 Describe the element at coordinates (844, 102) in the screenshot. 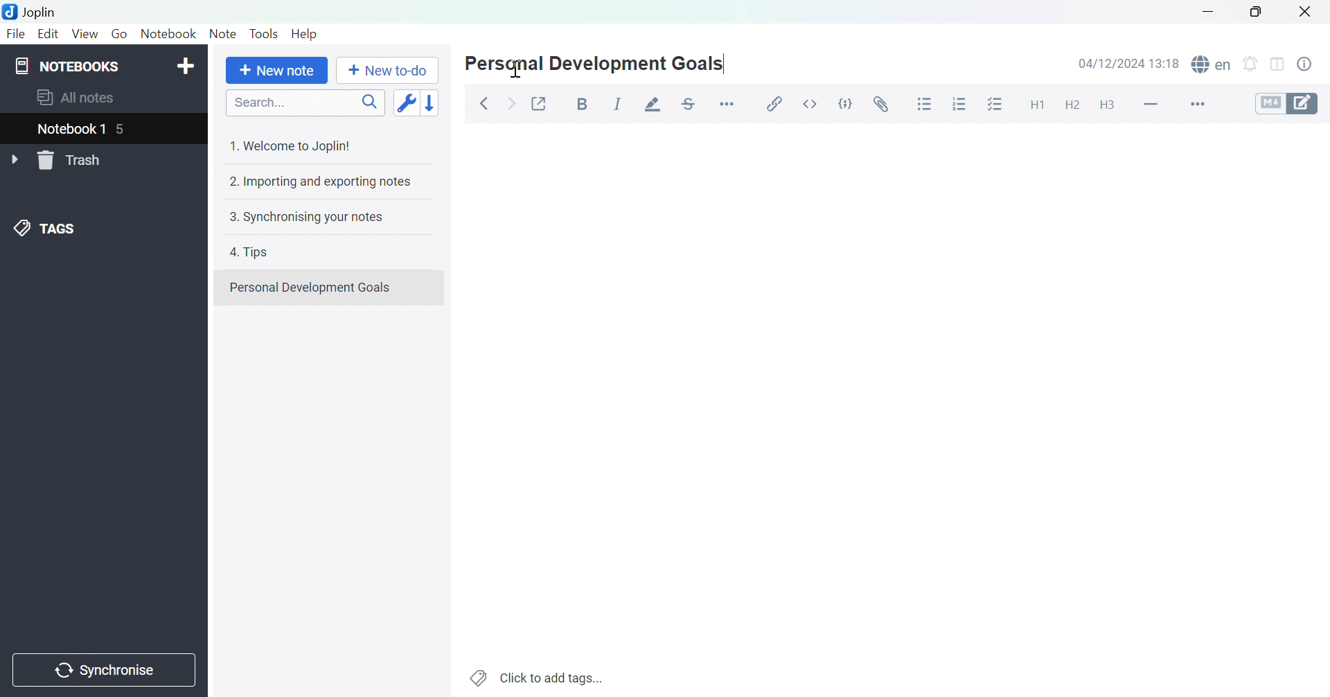

I see `Code` at that location.